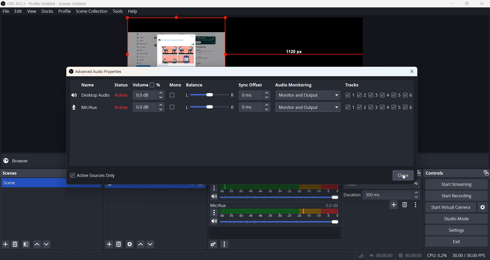  Describe the element at coordinates (214, 196) in the screenshot. I see `Mute / Unmute` at that location.